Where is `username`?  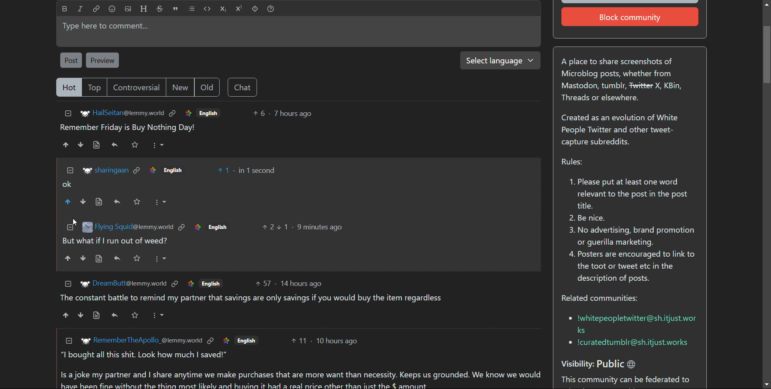
username is located at coordinates (129, 284).